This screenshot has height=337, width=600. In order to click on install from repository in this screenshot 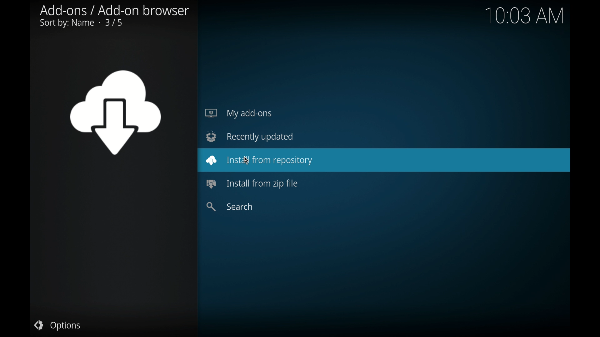, I will do `click(384, 160)`.